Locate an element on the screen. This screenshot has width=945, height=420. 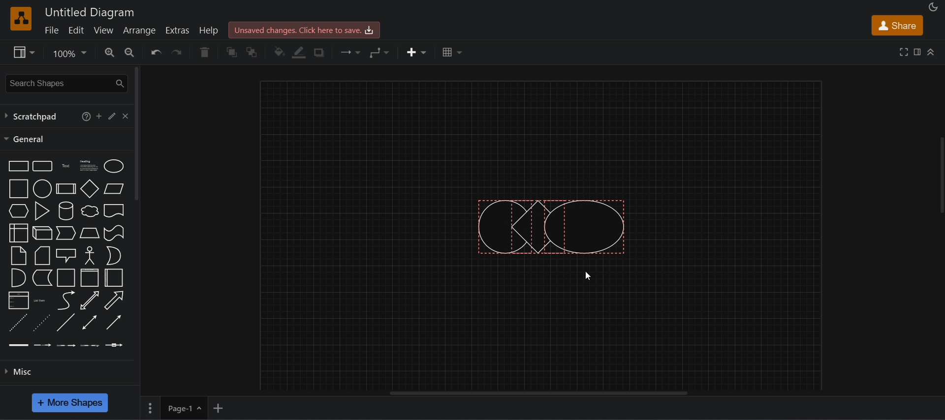
shadows is located at coordinates (318, 53).